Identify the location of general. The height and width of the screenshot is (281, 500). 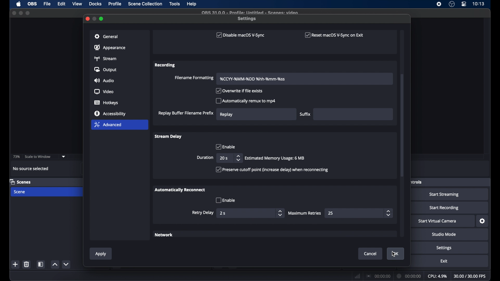
(107, 36).